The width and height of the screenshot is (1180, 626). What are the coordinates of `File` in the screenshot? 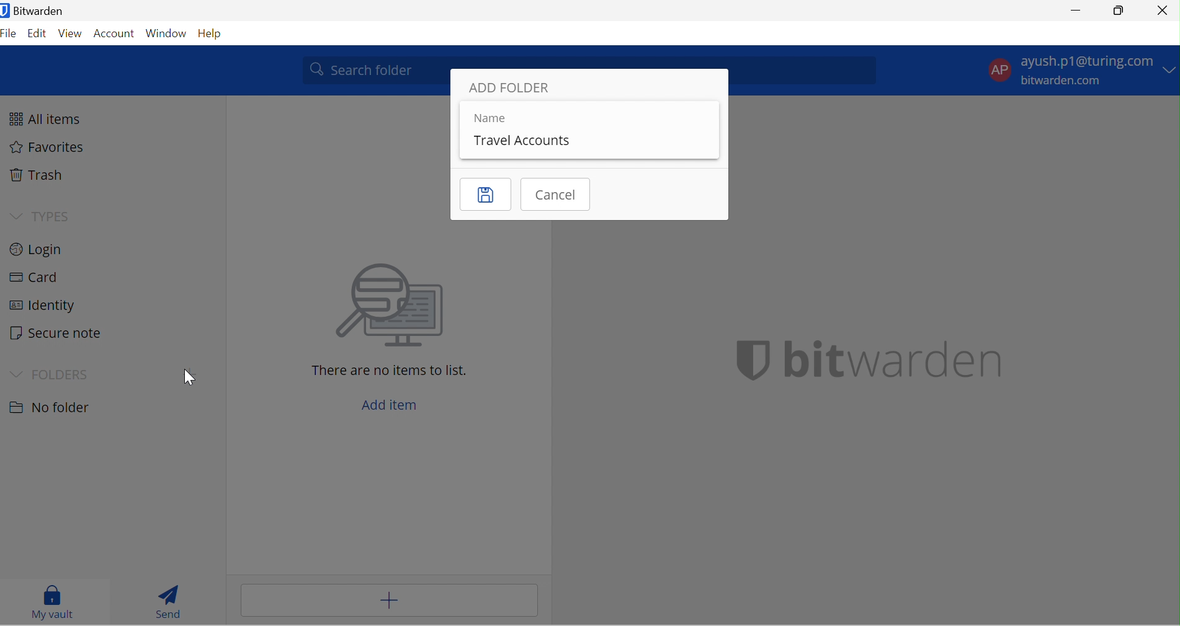 It's located at (11, 34).